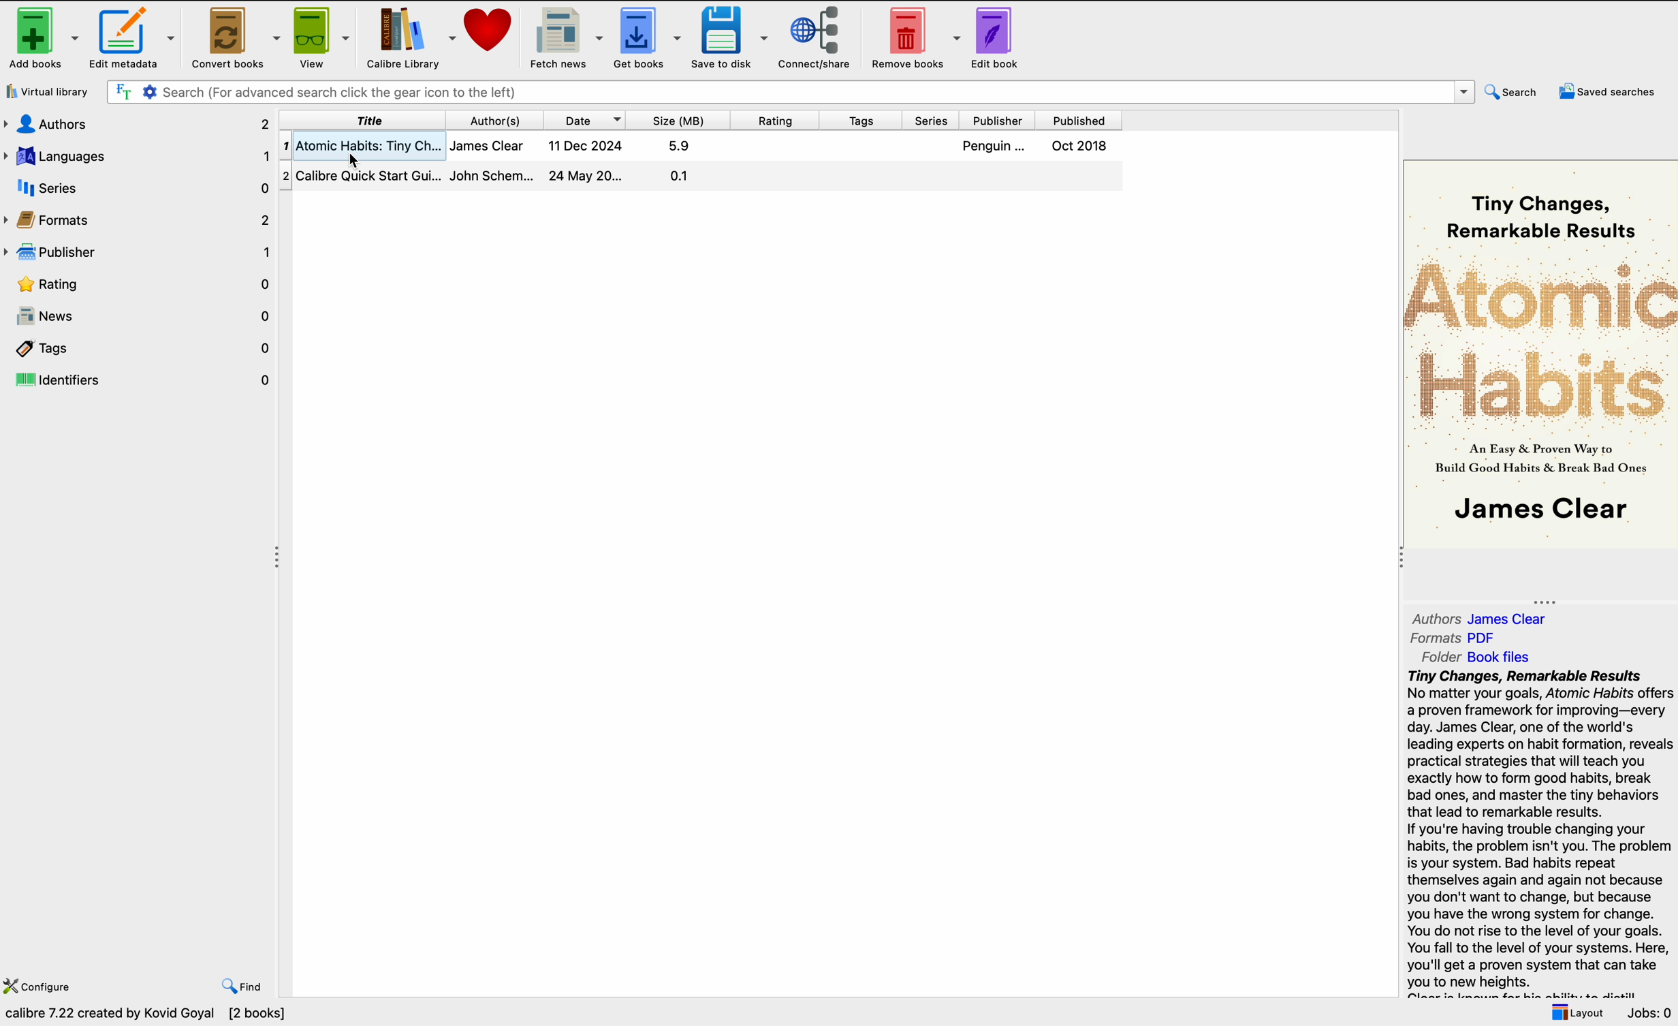  What do you see at coordinates (363, 121) in the screenshot?
I see `title` at bounding box center [363, 121].